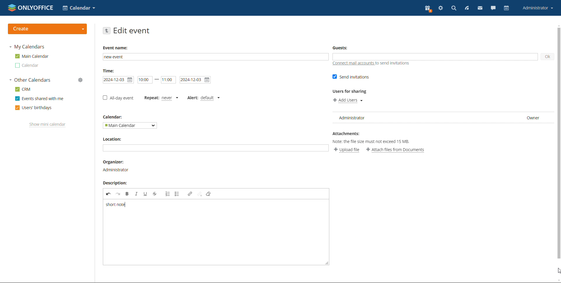 The width and height of the screenshot is (561, 283). Describe the element at coordinates (200, 194) in the screenshot. I see `unlink` at that location.